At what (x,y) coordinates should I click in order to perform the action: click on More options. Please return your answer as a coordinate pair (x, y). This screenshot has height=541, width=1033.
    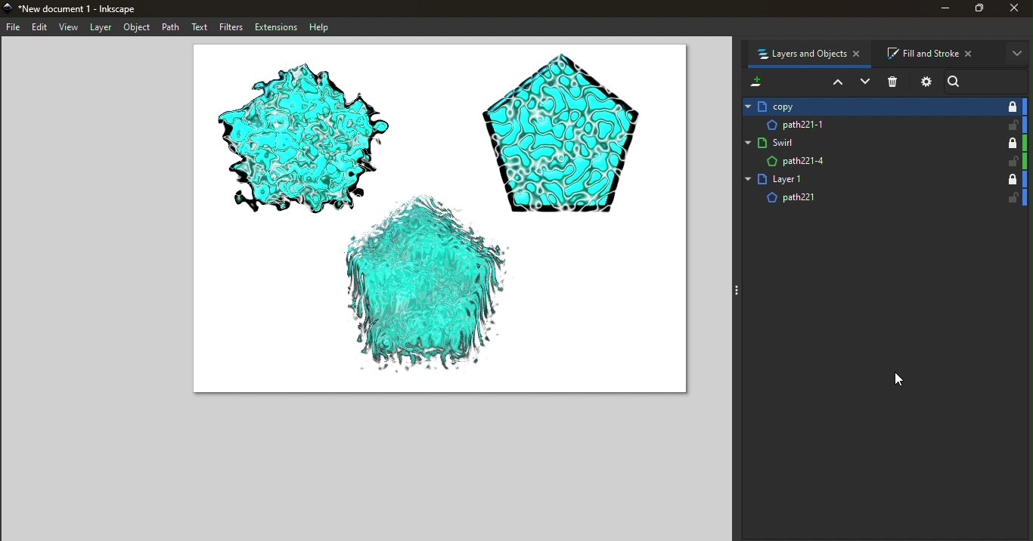
    Looking at the image, I should click on (1017, 54).